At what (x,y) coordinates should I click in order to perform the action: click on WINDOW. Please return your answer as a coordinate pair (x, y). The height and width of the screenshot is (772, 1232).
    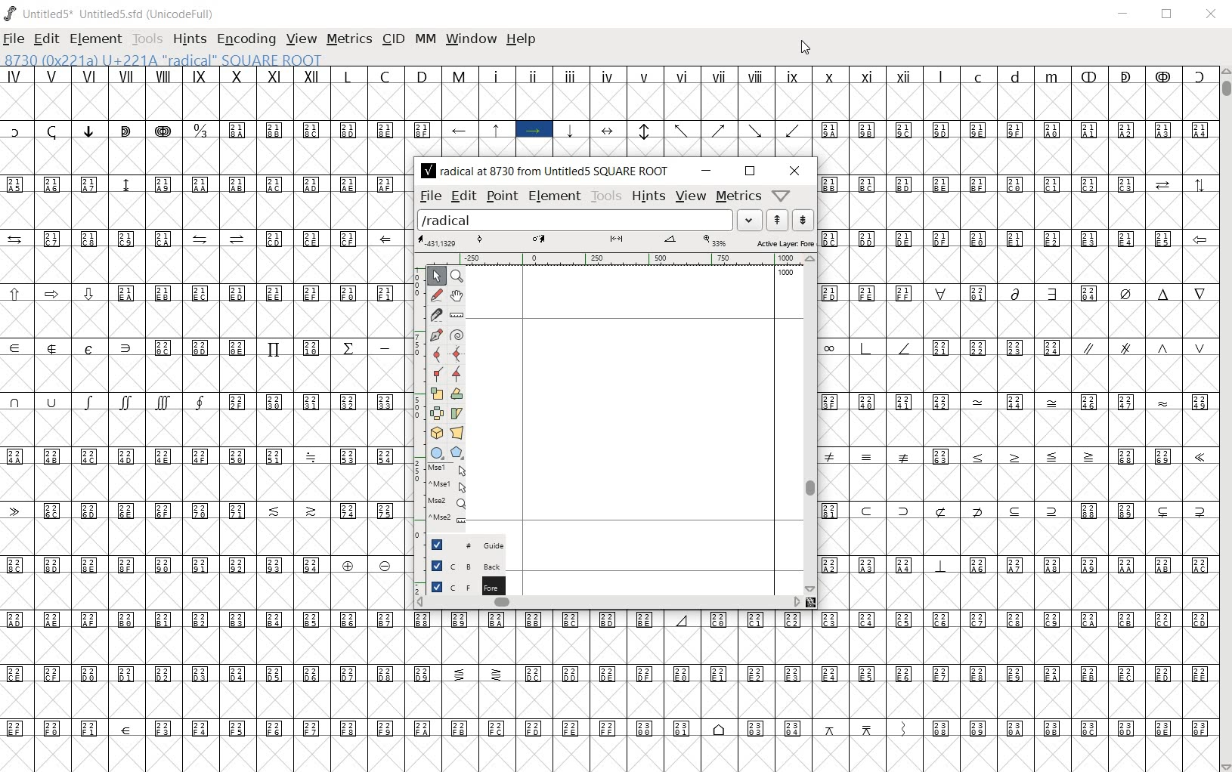
    Looking at the image, I should click on (472, 40).